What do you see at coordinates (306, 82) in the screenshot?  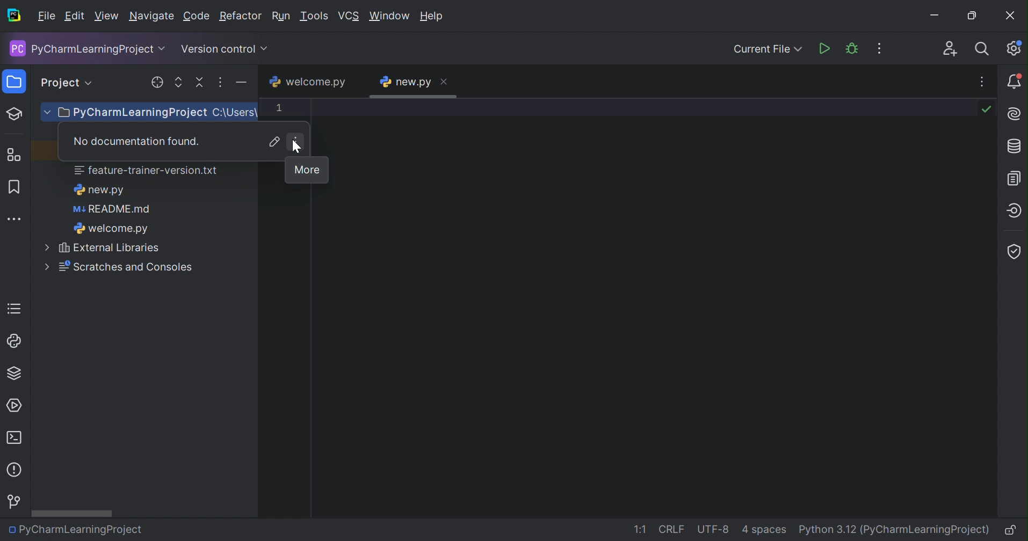 I see `welcome.py` at bounding box center [306, 82].